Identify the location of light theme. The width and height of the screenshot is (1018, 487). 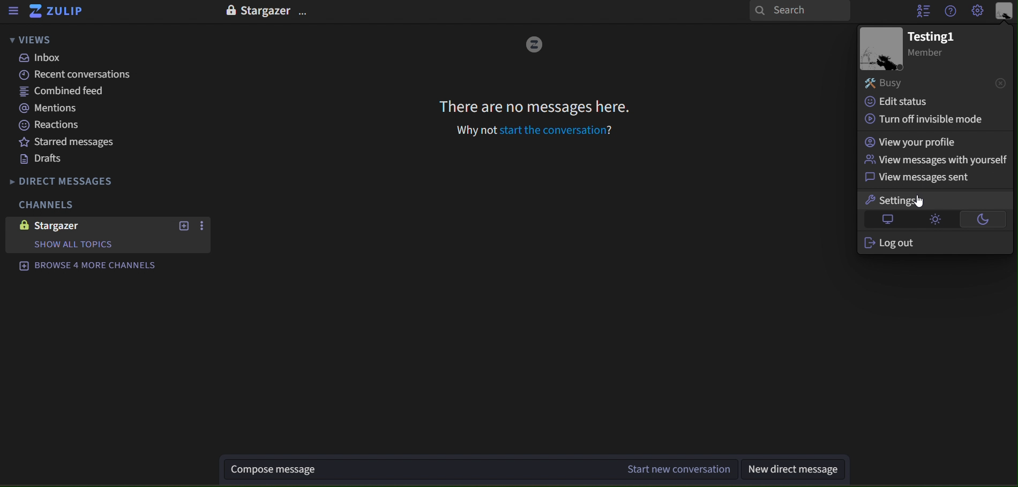
(932, 219).